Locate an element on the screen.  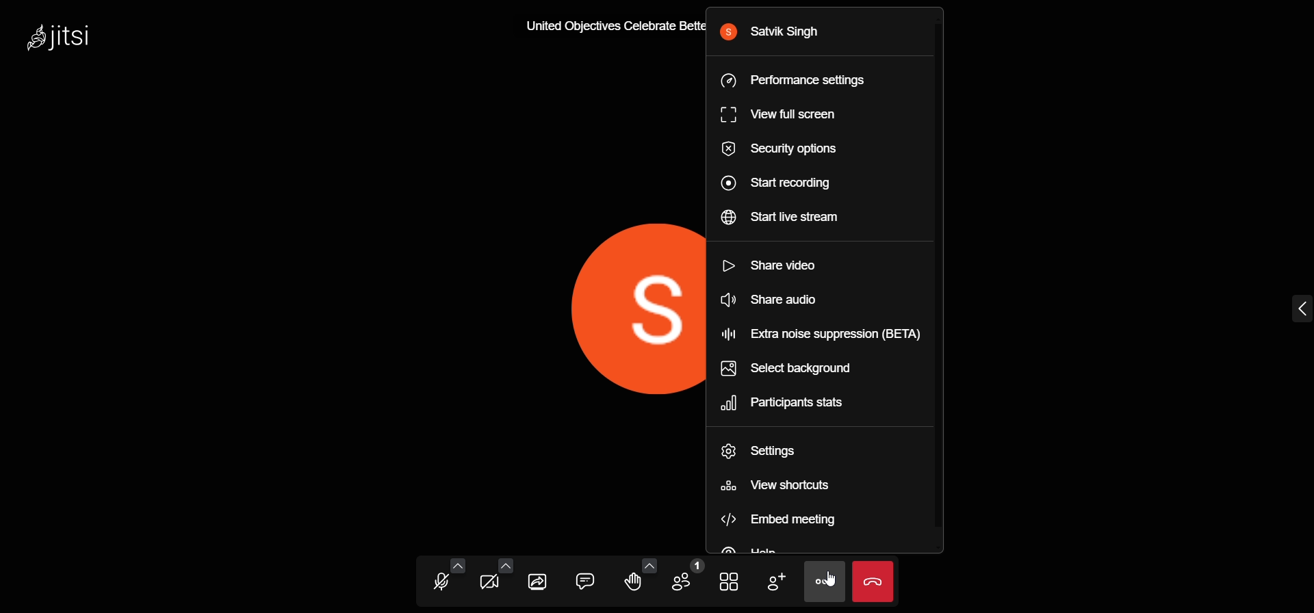
Satvik Singh is located at coordinates (777, 31).